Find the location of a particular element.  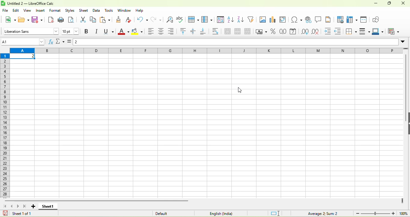

format as currency is located at coordinates (262, 32).